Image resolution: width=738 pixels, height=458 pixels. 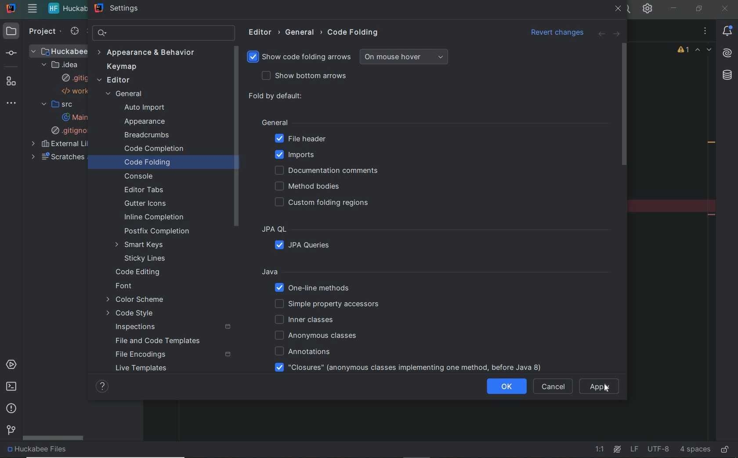 What do you see at coordinates (32, 10) in the screenshot?
I see `main menu` at bounding box center [32, 10].